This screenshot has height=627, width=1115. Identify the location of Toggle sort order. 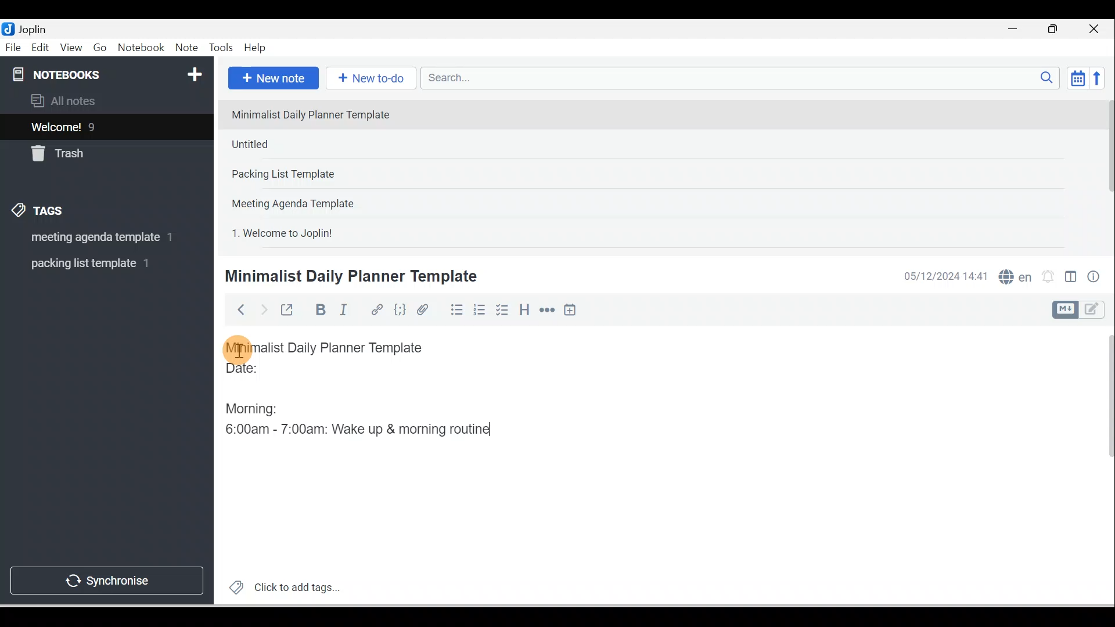
(1077, 77).